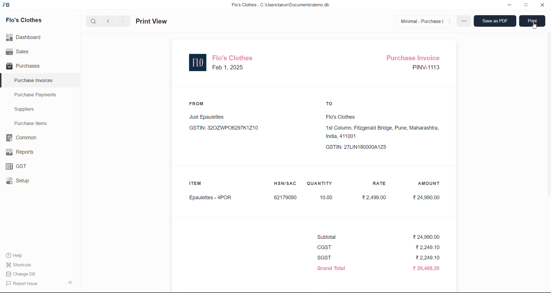  Describe the element at coordinates (24, 283) in the screenshot. I see `Report Issue` at that location.